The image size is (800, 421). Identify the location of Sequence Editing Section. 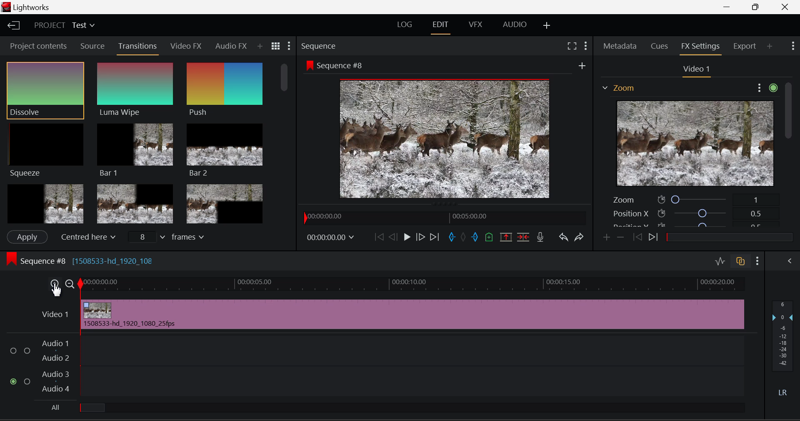
(35, 261).